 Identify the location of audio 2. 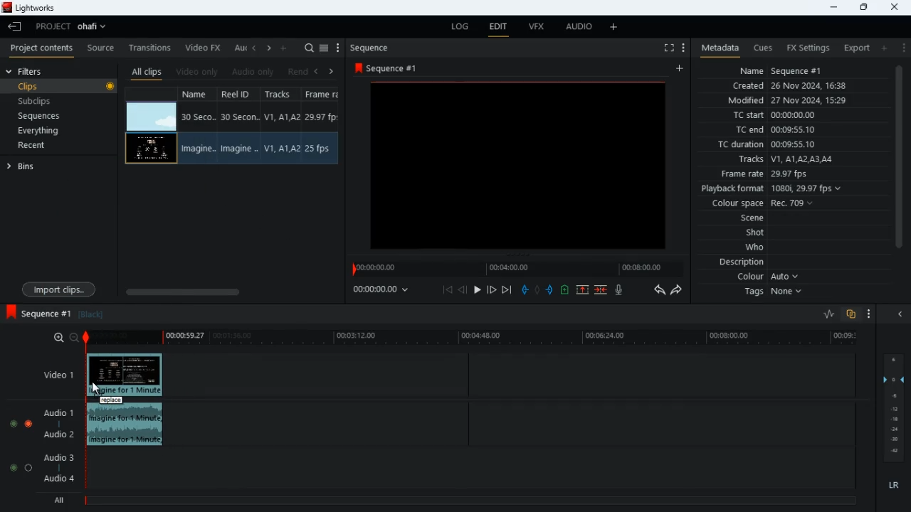
(56, 436).